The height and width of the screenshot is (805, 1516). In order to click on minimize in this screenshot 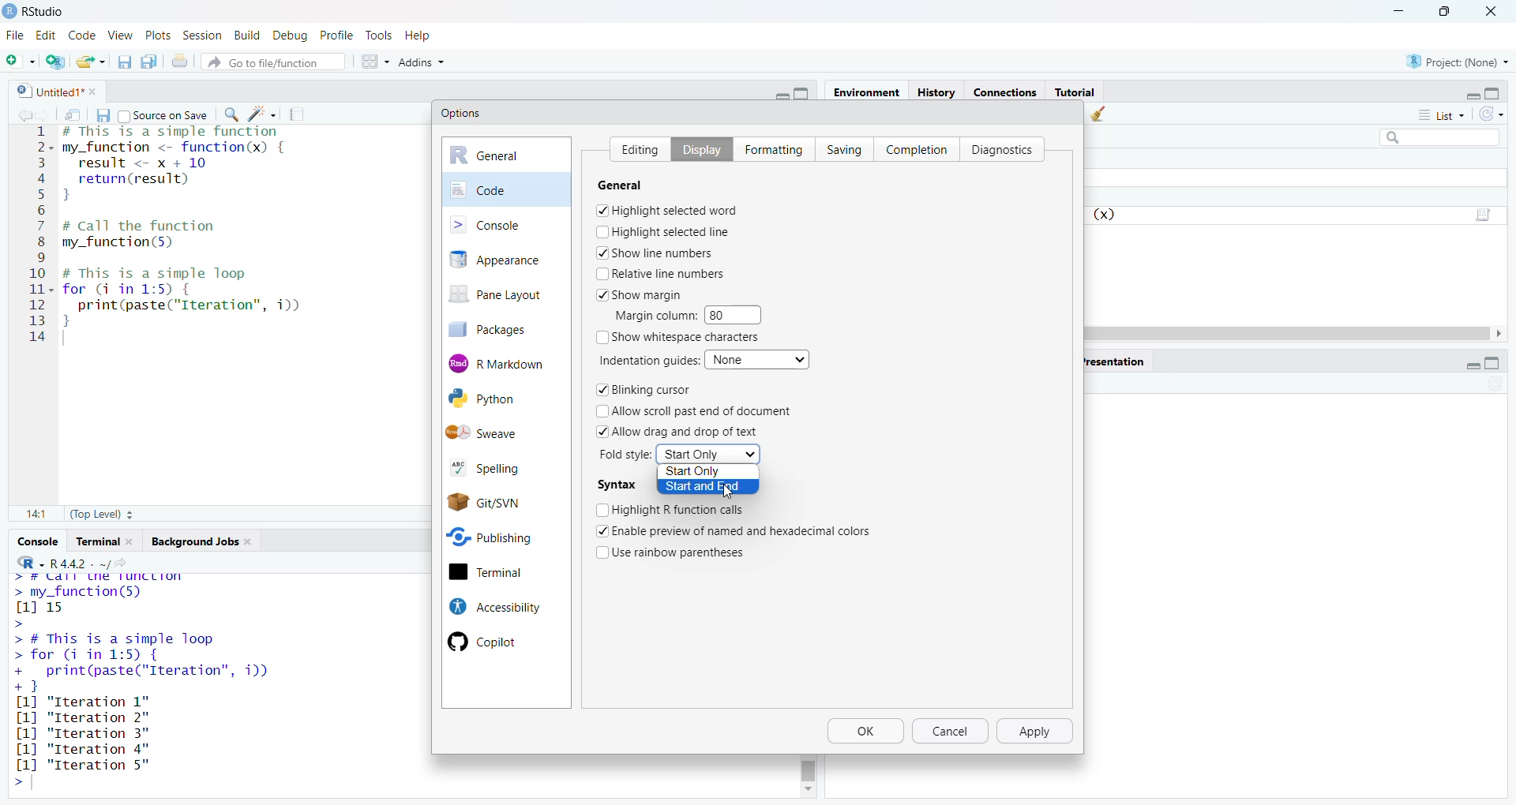, I will do `click(1468, 92)`.